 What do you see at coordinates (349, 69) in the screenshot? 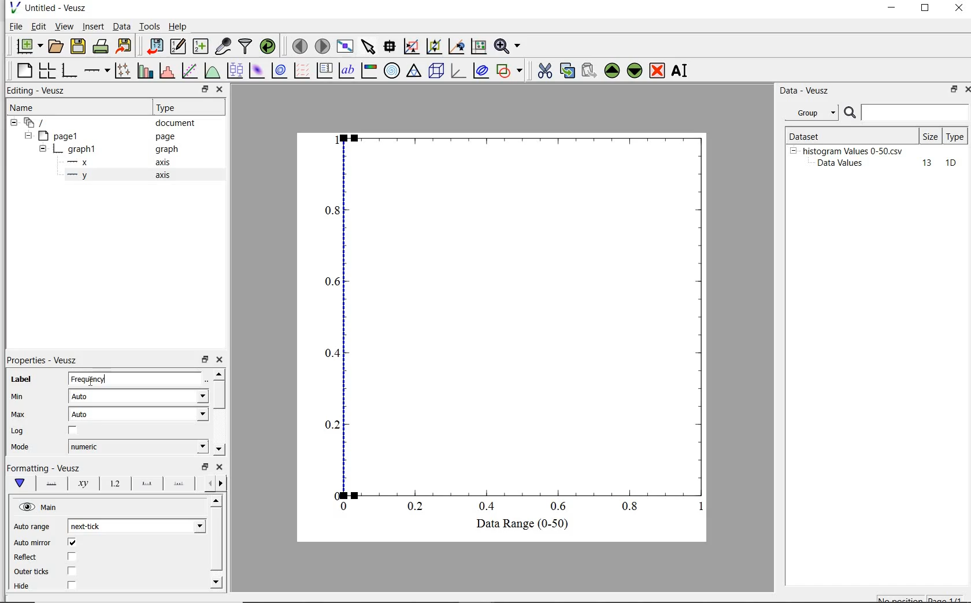
I see `text label` at bounding box center [349, 69].